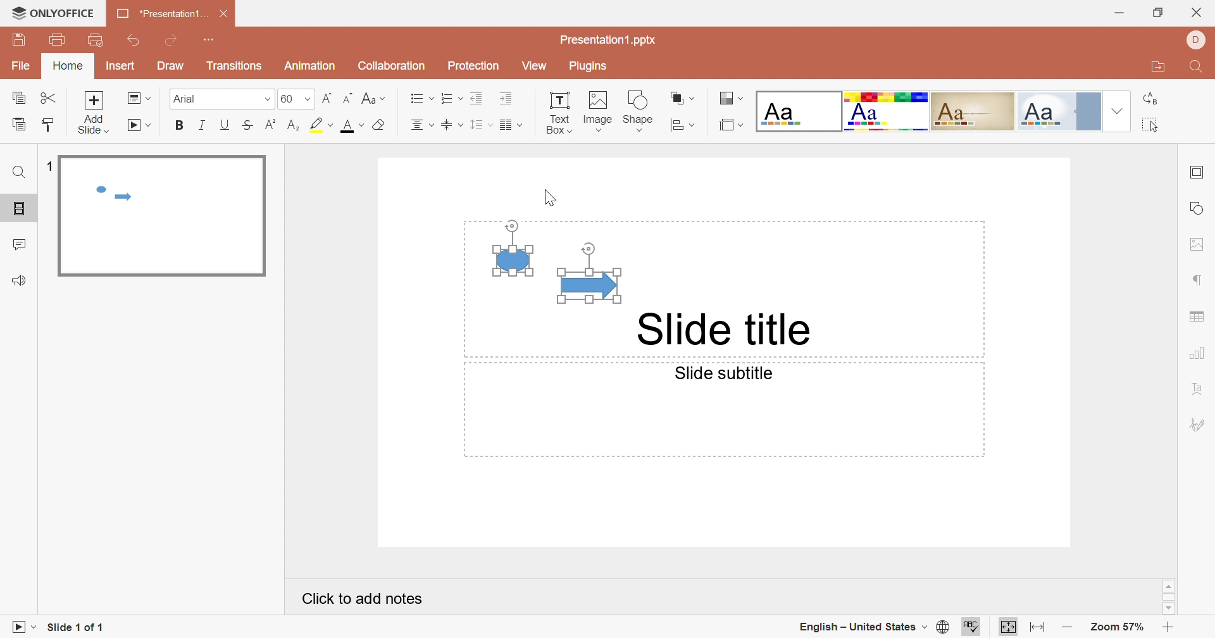  What do you see at coordinates (164, 15) in the screenshot?
I see `*Presentation1...` at bounding box center [164, 15].